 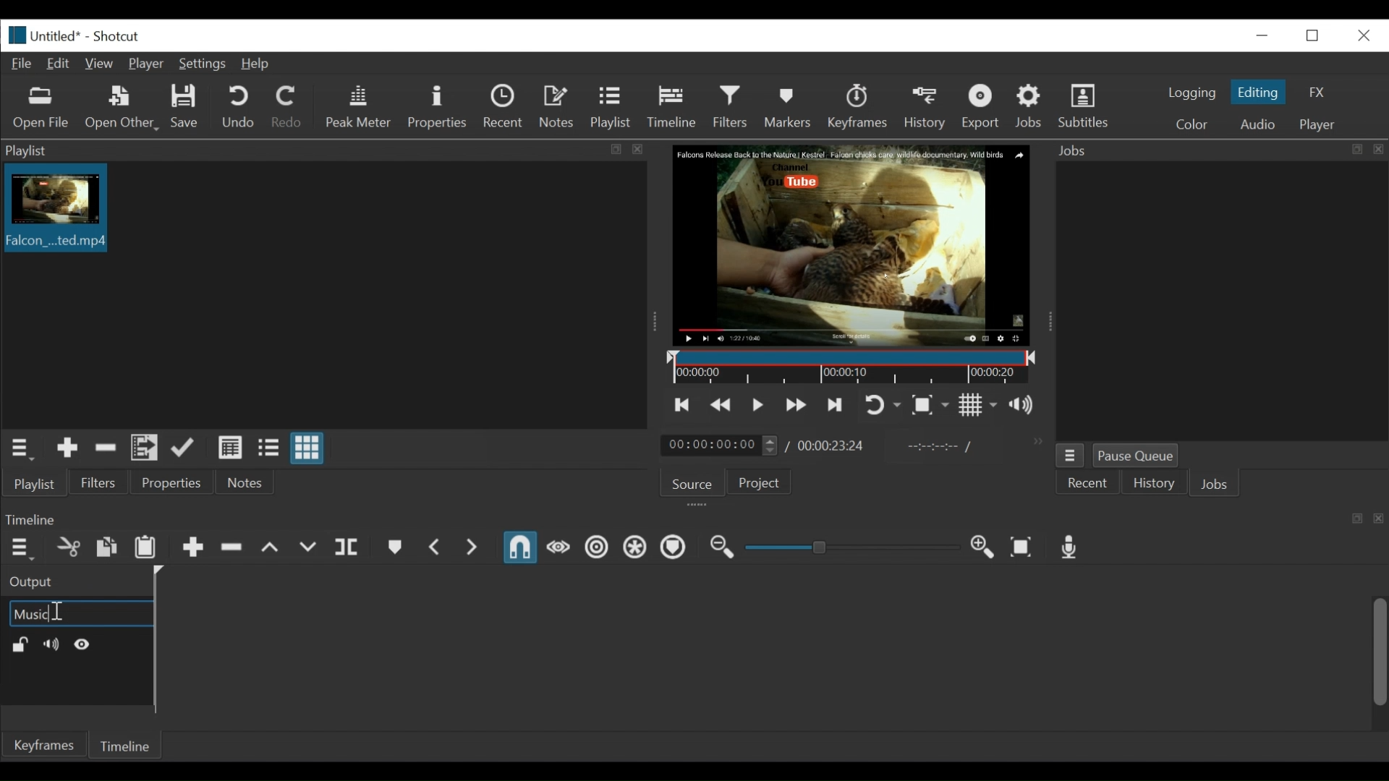 I want to click on Previous Marker, so click(x=436, y=547).